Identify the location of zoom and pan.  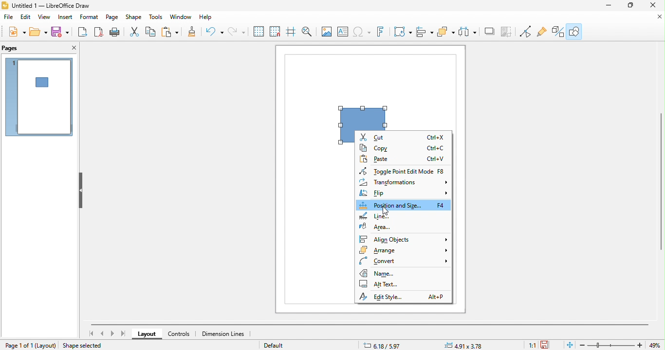
(310, 33).